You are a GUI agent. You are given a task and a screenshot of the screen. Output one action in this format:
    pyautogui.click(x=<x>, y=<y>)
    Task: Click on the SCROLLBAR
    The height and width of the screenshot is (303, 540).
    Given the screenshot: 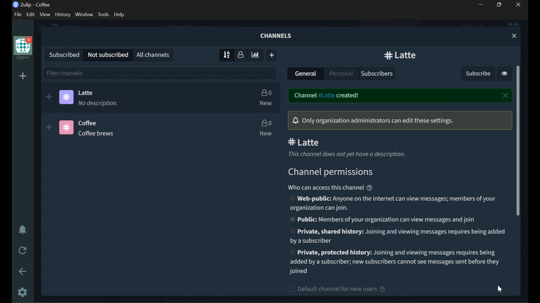 What is the action you would take?
    pyautogui.click(x=518, y=141)
    